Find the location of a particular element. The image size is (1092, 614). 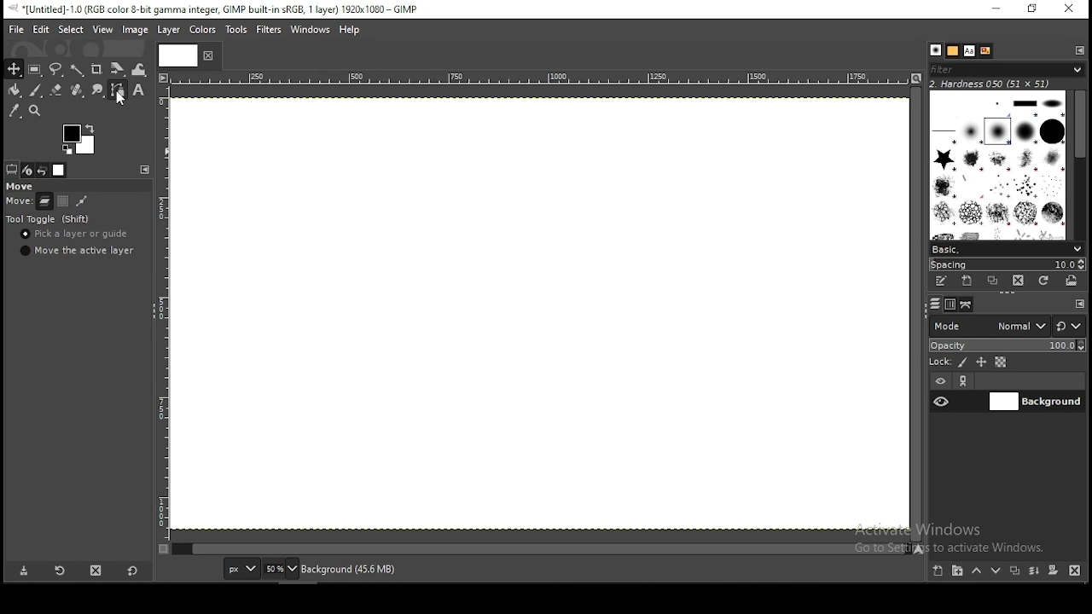

 text tool is located at coordinates (141, 92).